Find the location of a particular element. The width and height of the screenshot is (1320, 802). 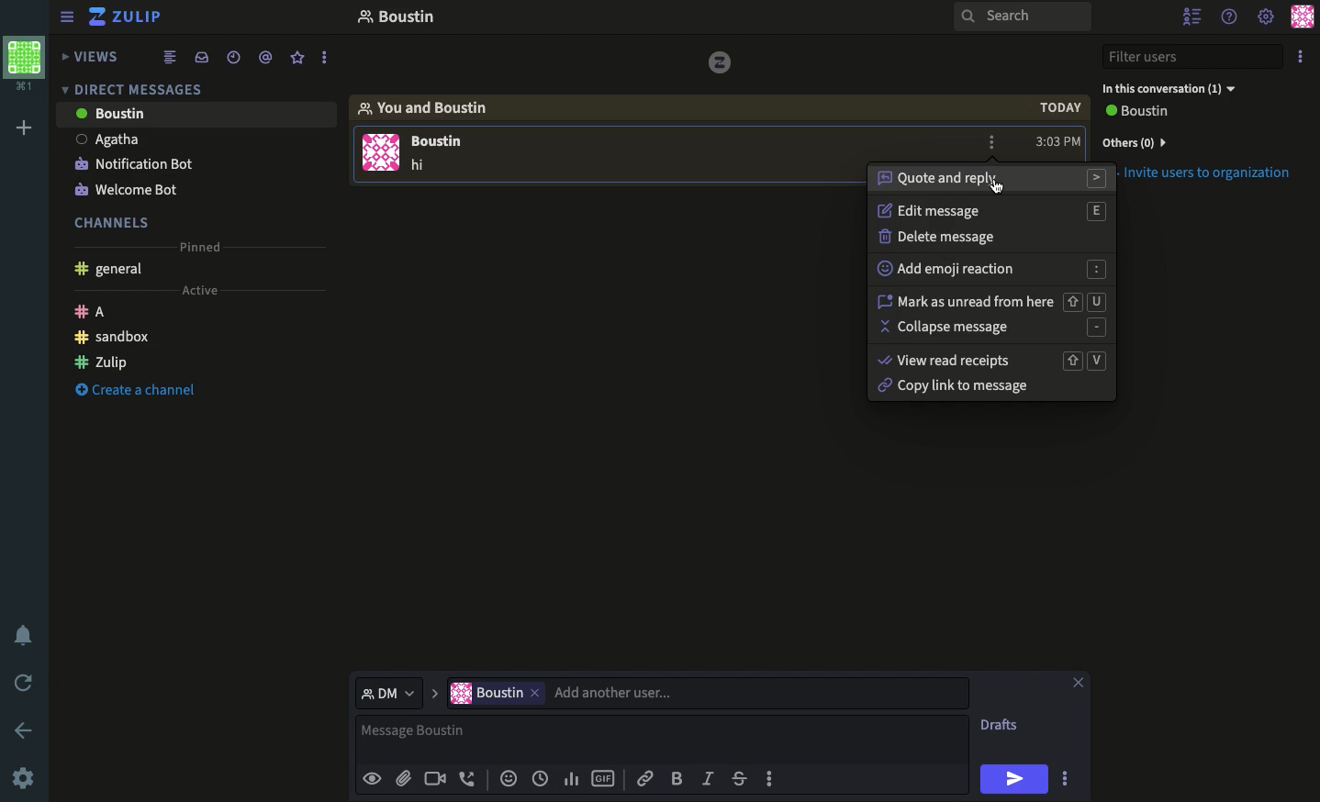

Phone call is located at coordinates (472, 779).